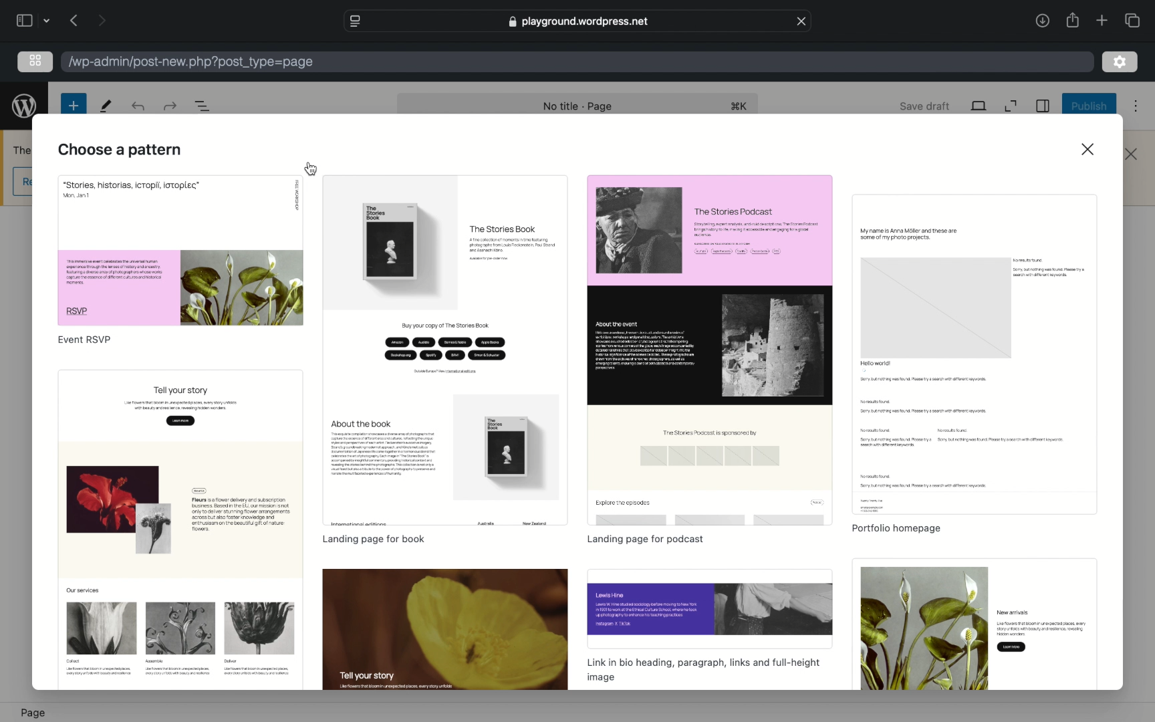 Image resolution: width=1155 pixels, height=722 pixels. I want to click on website settings, so click(355, 21).